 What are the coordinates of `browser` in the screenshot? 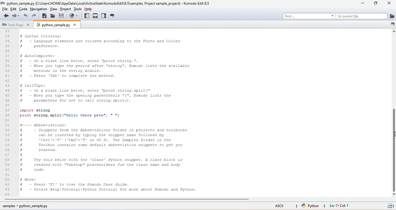 It's located at (75, 17).